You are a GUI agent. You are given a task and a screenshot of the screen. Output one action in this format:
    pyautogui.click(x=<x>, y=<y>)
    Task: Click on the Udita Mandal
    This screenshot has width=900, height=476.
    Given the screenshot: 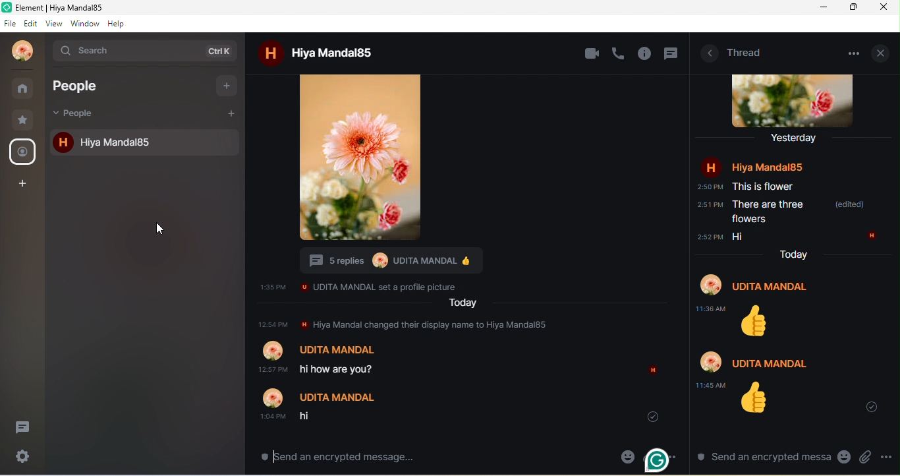 What is the action you would take?
    pyautogui.click(x=333, y=349)
    